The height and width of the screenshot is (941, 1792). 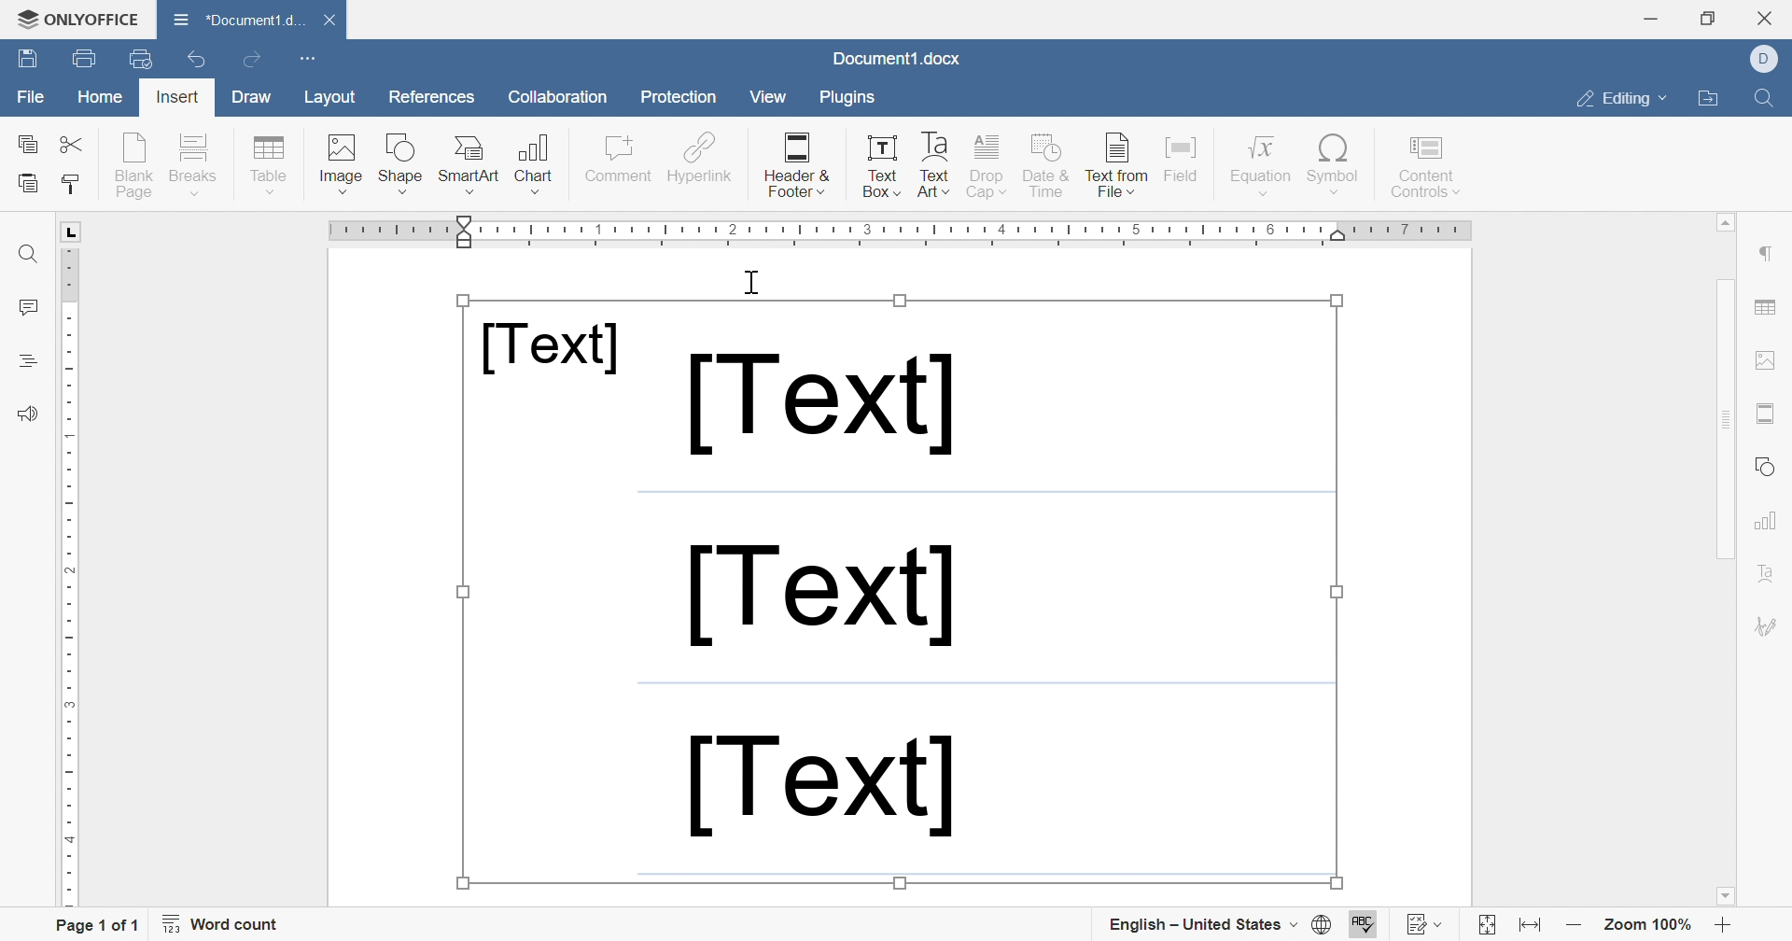 I want to click on Layout, so click(x=328, y=98).